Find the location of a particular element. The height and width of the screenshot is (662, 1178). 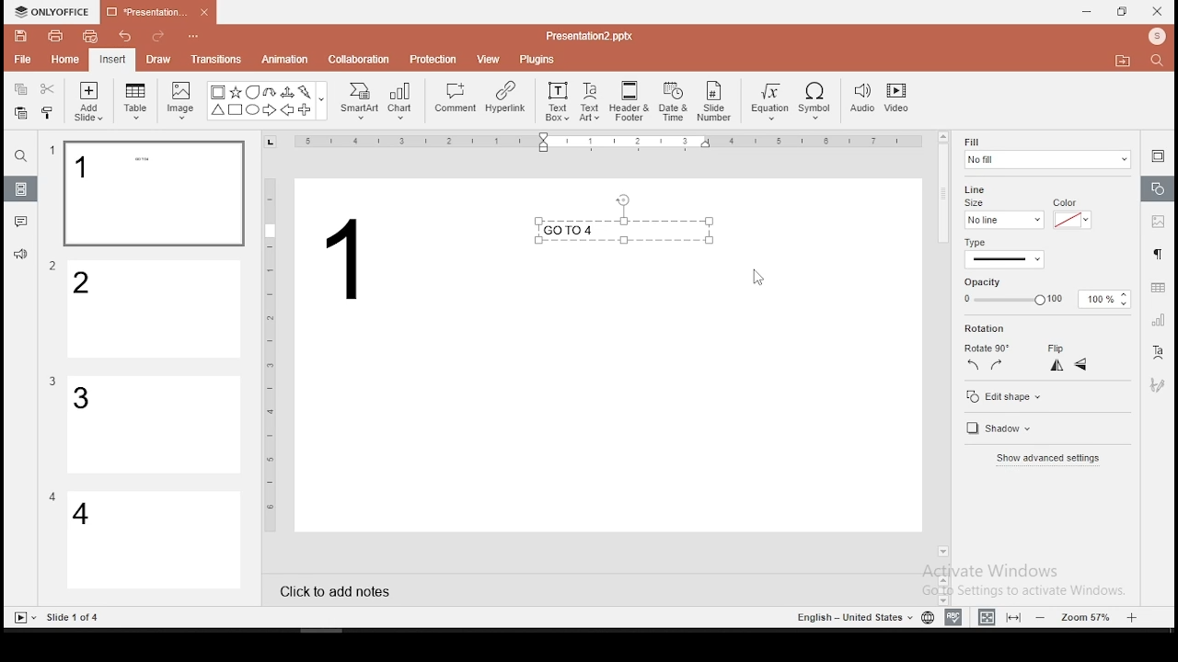

comment is located at coordinates (456, 98).